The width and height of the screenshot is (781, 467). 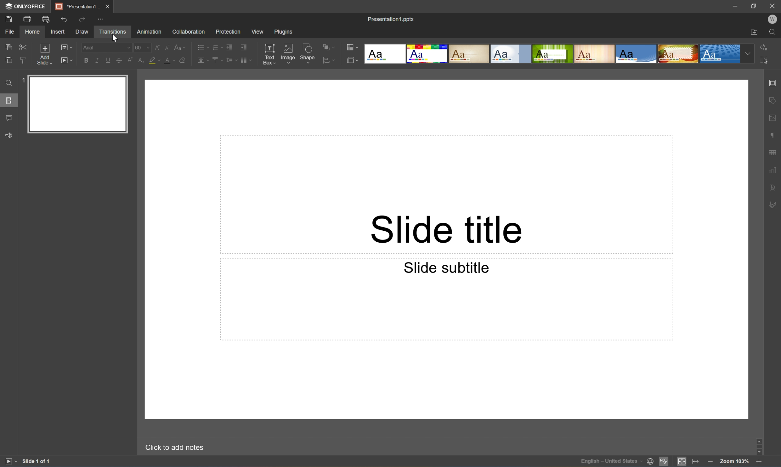 I want to click on Superscript, so click(x=129, y=60).